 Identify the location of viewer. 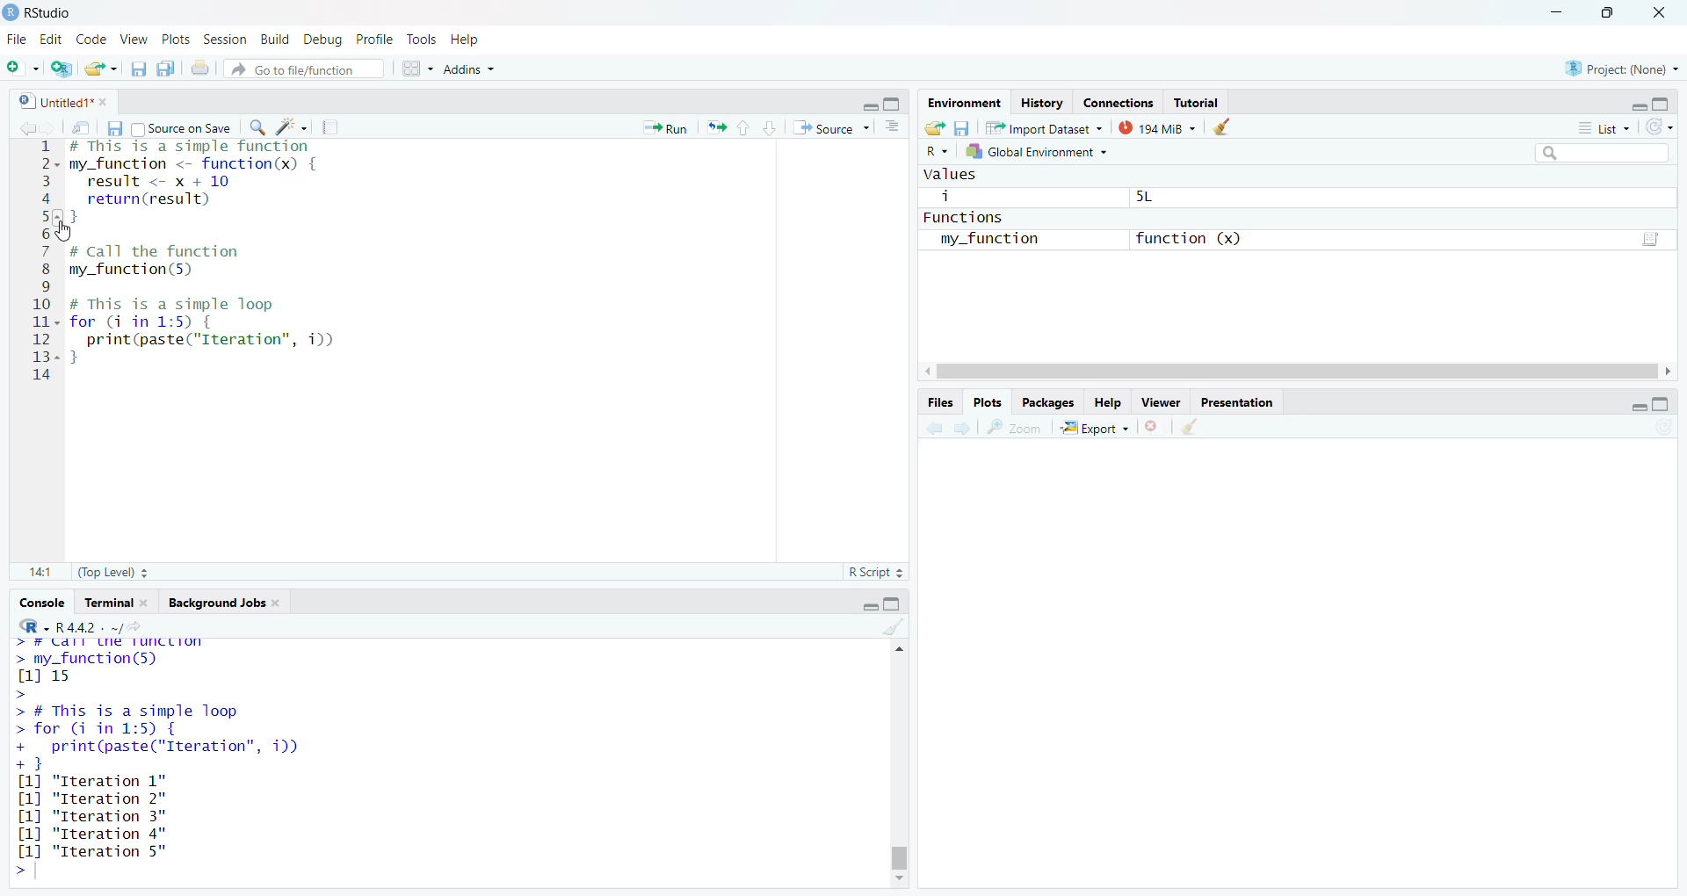
(1162, 400).